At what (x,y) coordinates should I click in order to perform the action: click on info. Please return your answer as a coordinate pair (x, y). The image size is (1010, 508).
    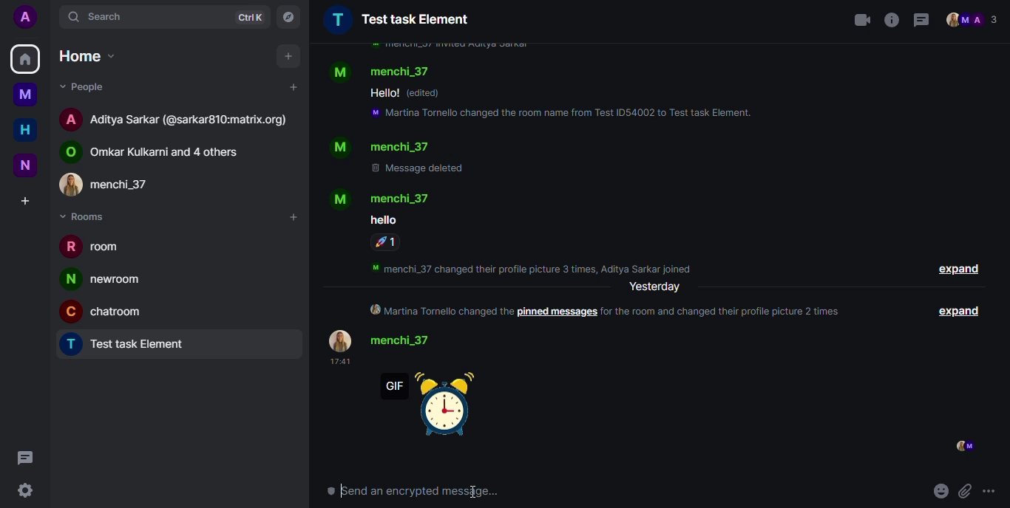
    Looking at the image, I should click on (892, 19).